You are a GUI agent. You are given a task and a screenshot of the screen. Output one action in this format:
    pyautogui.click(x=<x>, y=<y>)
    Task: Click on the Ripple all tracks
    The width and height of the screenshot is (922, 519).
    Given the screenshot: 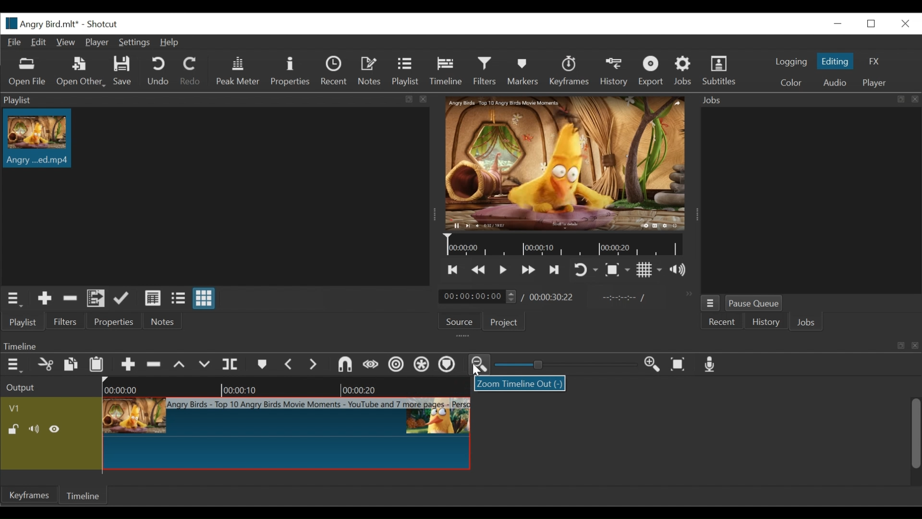 What is the action you would take?
    pyautogui.click(x=423, y=365)
    